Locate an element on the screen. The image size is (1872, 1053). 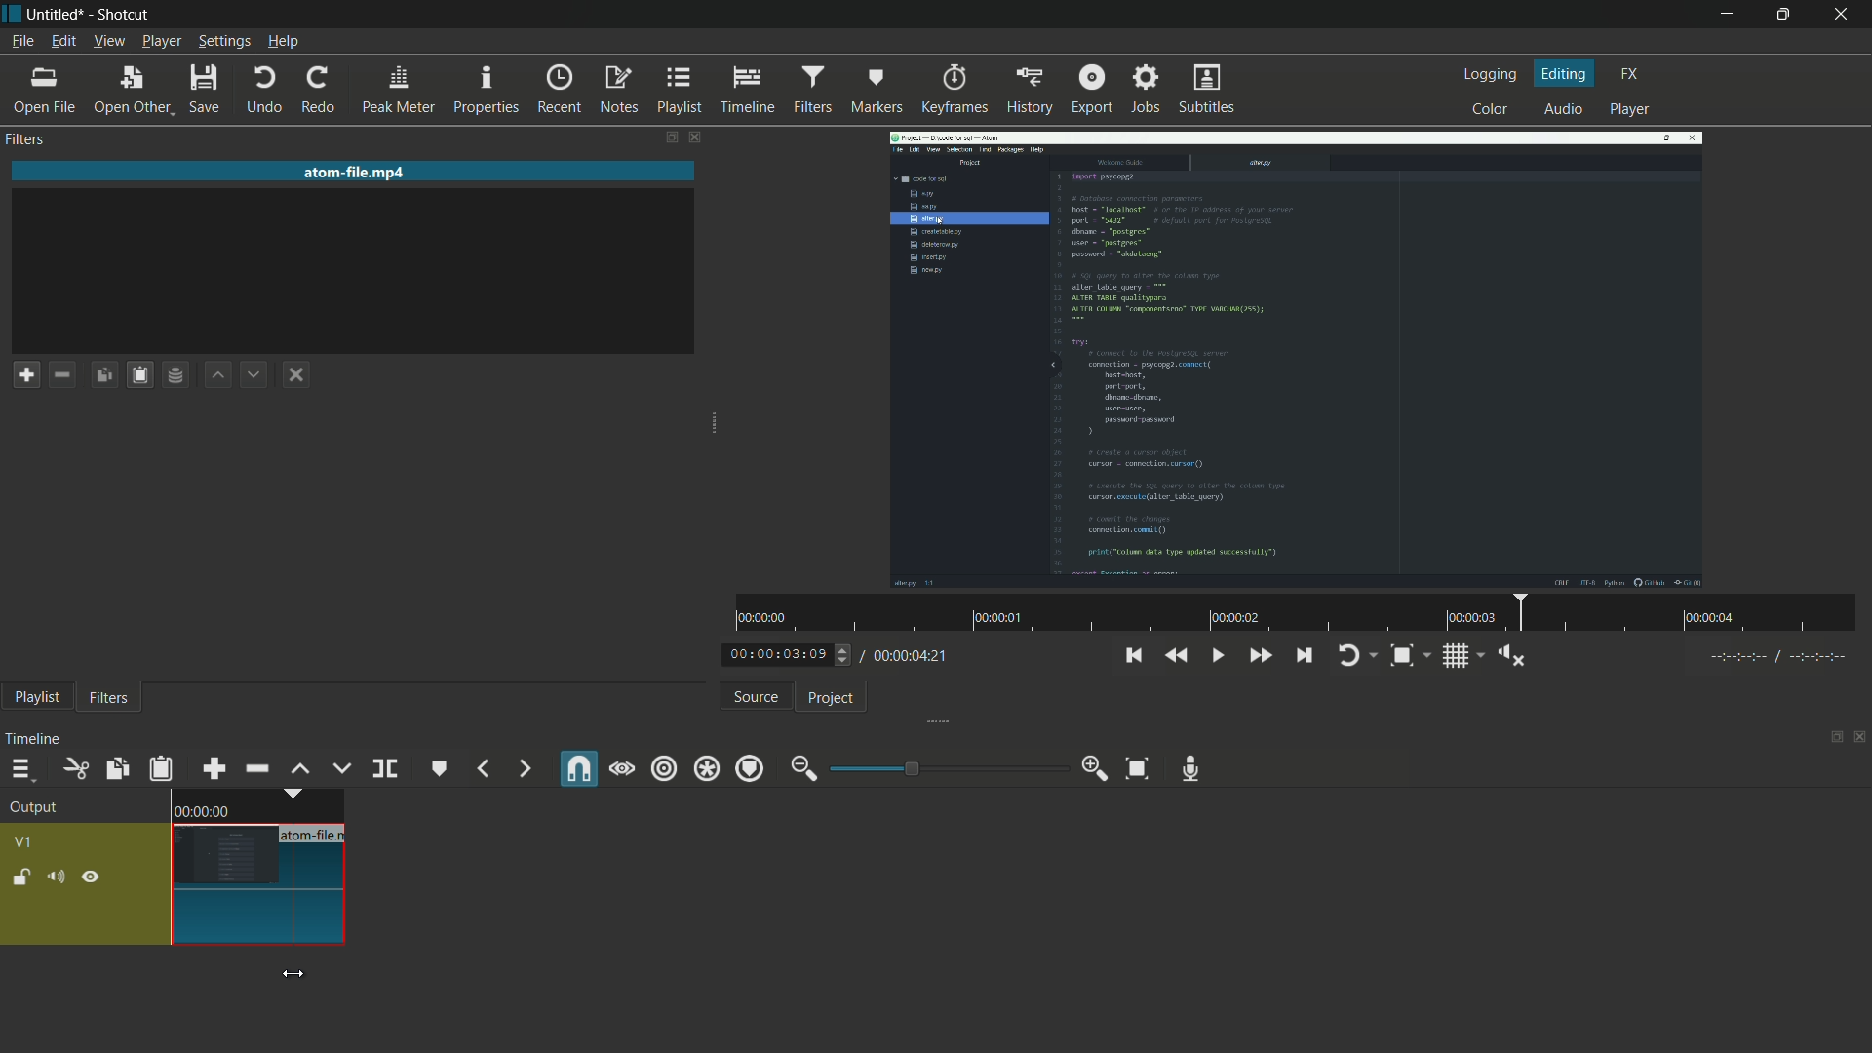
minimize is located at coordinates (1725, 15).